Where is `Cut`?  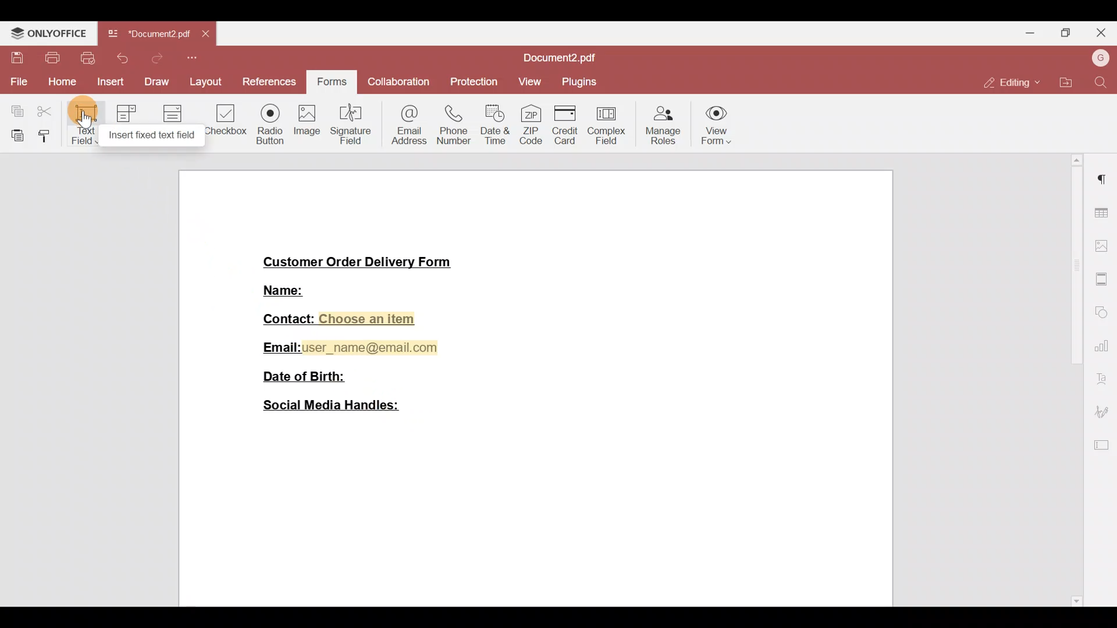
Cut is located at coordinates (46, 112).